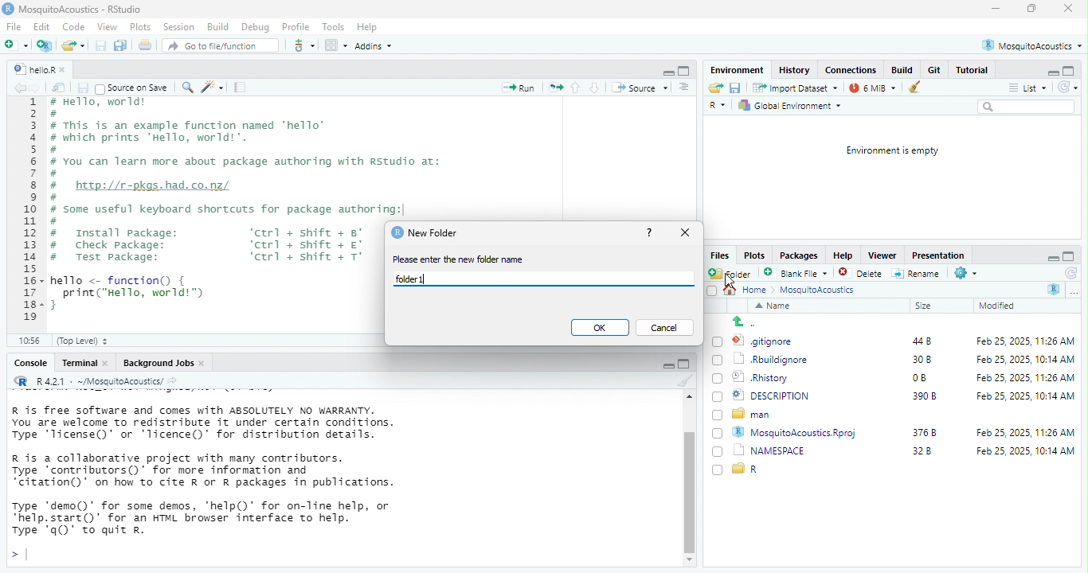 Image resolution: width=1088 pixels, height=573 pixels. Describe the element at coordinates (1052, 290) in the screenshot. I see `r studio logo` at that location.